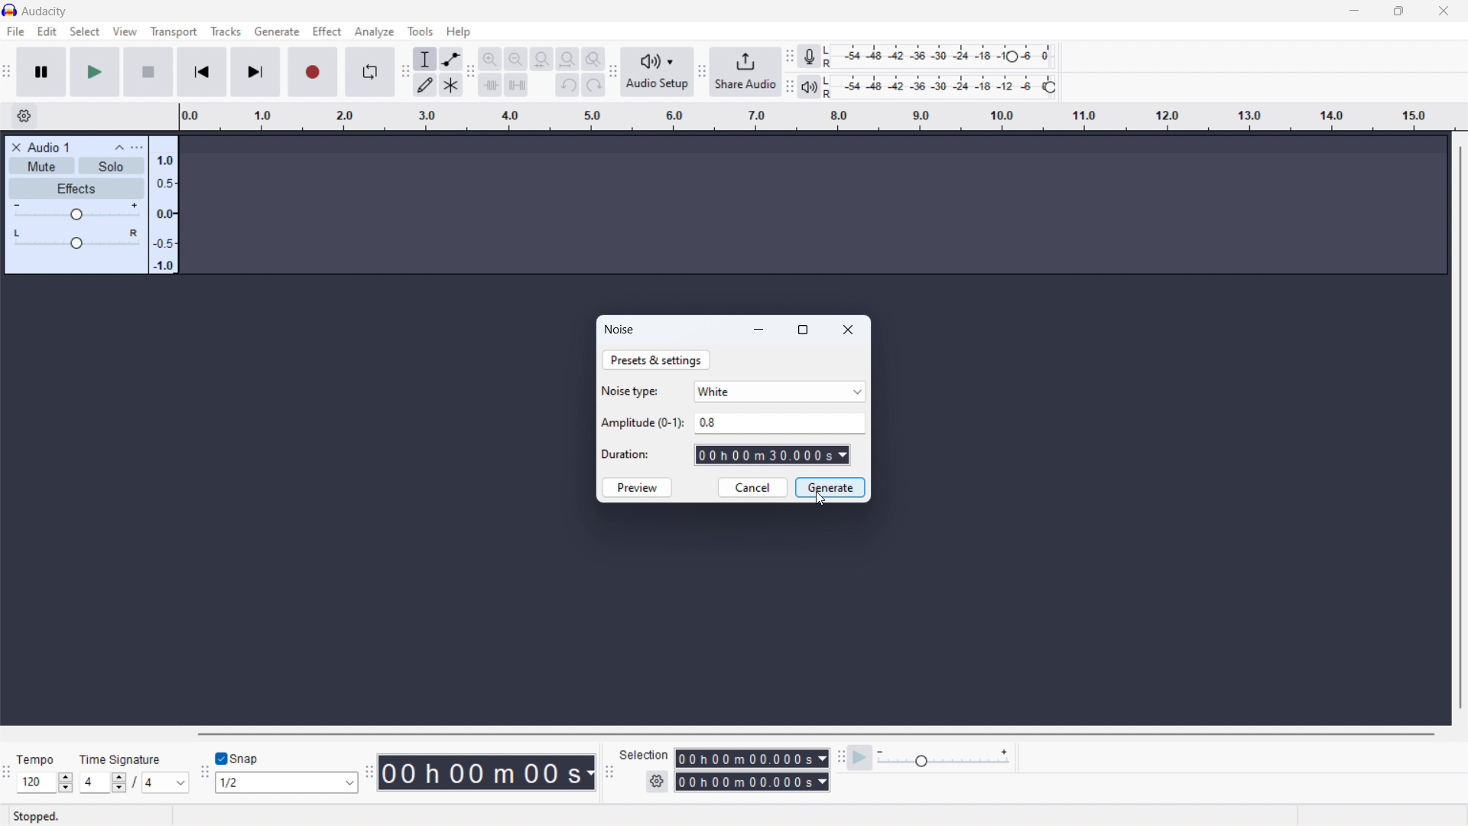 The height and width of the screenshot is (826, 1468). What do you see at coordinates (818, 118) in the screenshot?
I see `timeline` at bounding box center [818, 118].